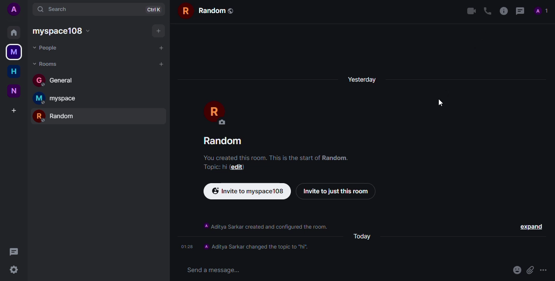  Describe the element at coordinates (515, 268) in the screenshot. I see `emoji` at that location.